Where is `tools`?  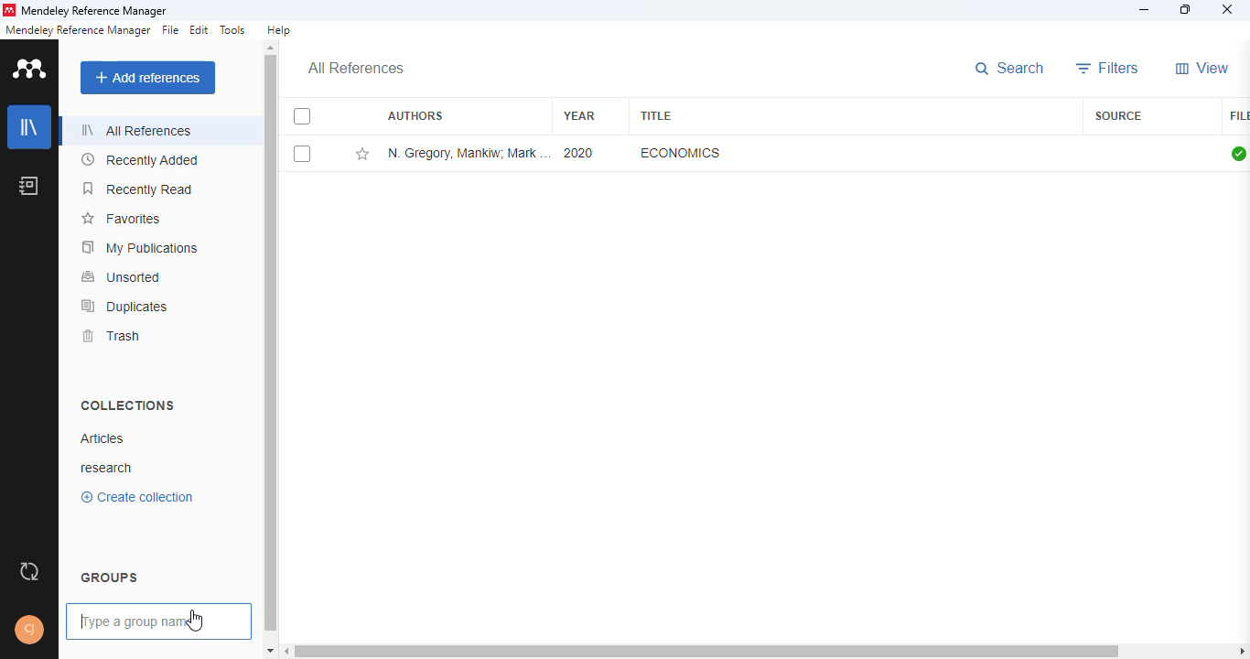 tools is located at coordinates (233, 29).